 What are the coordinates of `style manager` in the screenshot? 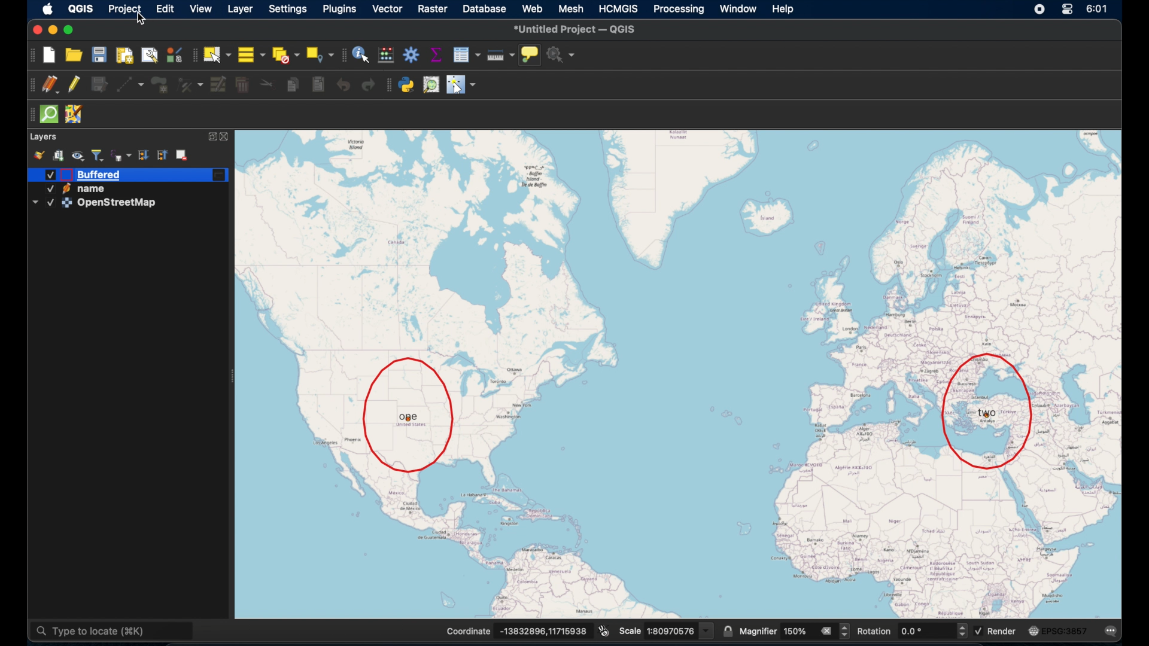 It's located at (174, 54).